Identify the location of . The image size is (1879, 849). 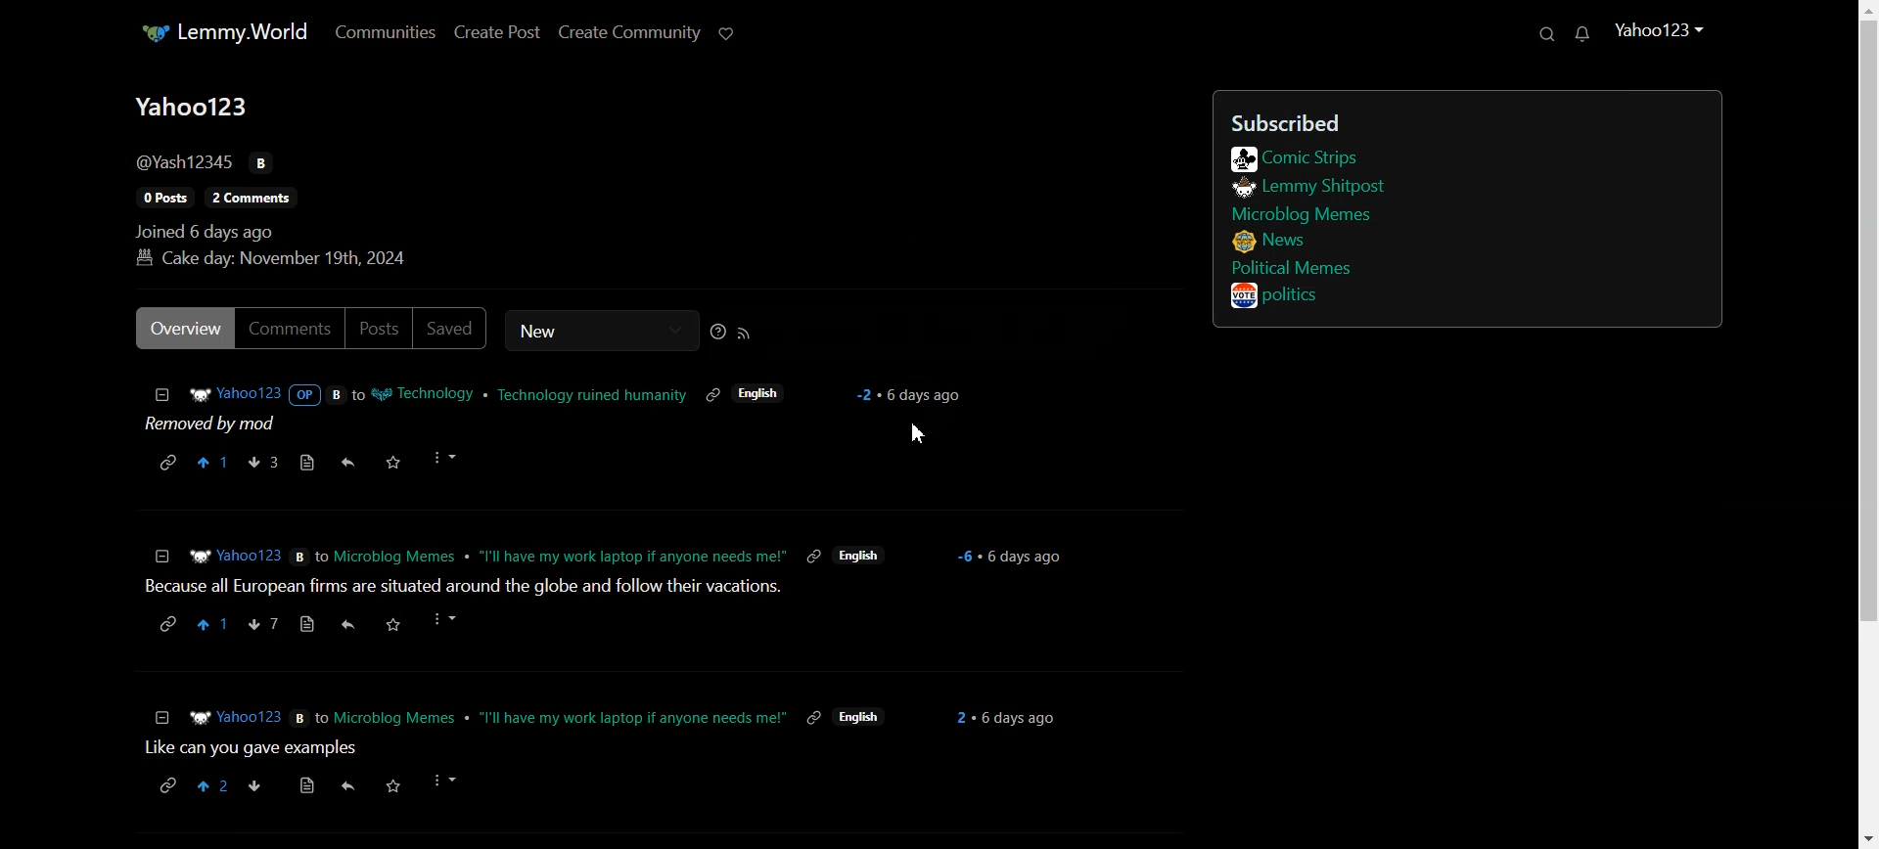
(443, 781).